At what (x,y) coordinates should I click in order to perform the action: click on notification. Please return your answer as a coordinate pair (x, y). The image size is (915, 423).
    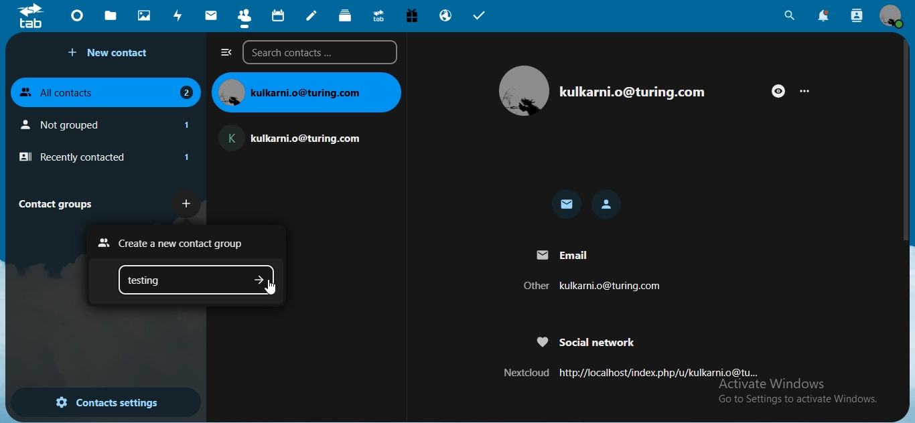
    Looking at the image, I should click on (825, 16).